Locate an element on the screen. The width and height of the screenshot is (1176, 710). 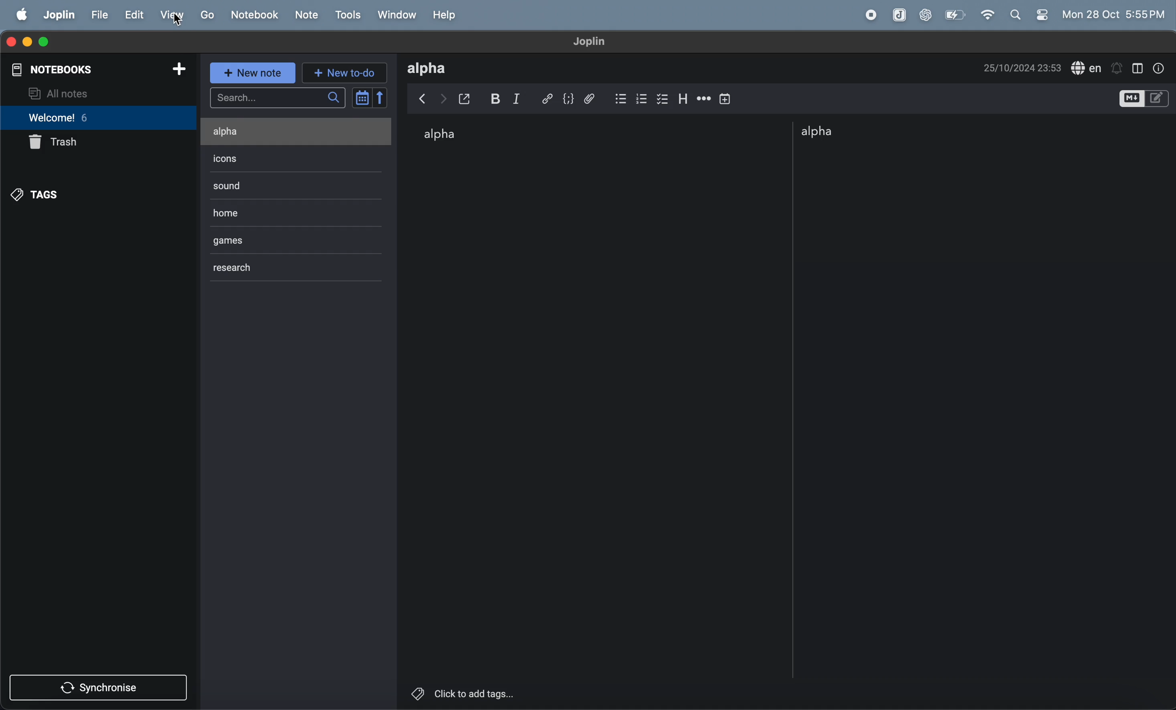
welcome is located at coordinates (80, 118).